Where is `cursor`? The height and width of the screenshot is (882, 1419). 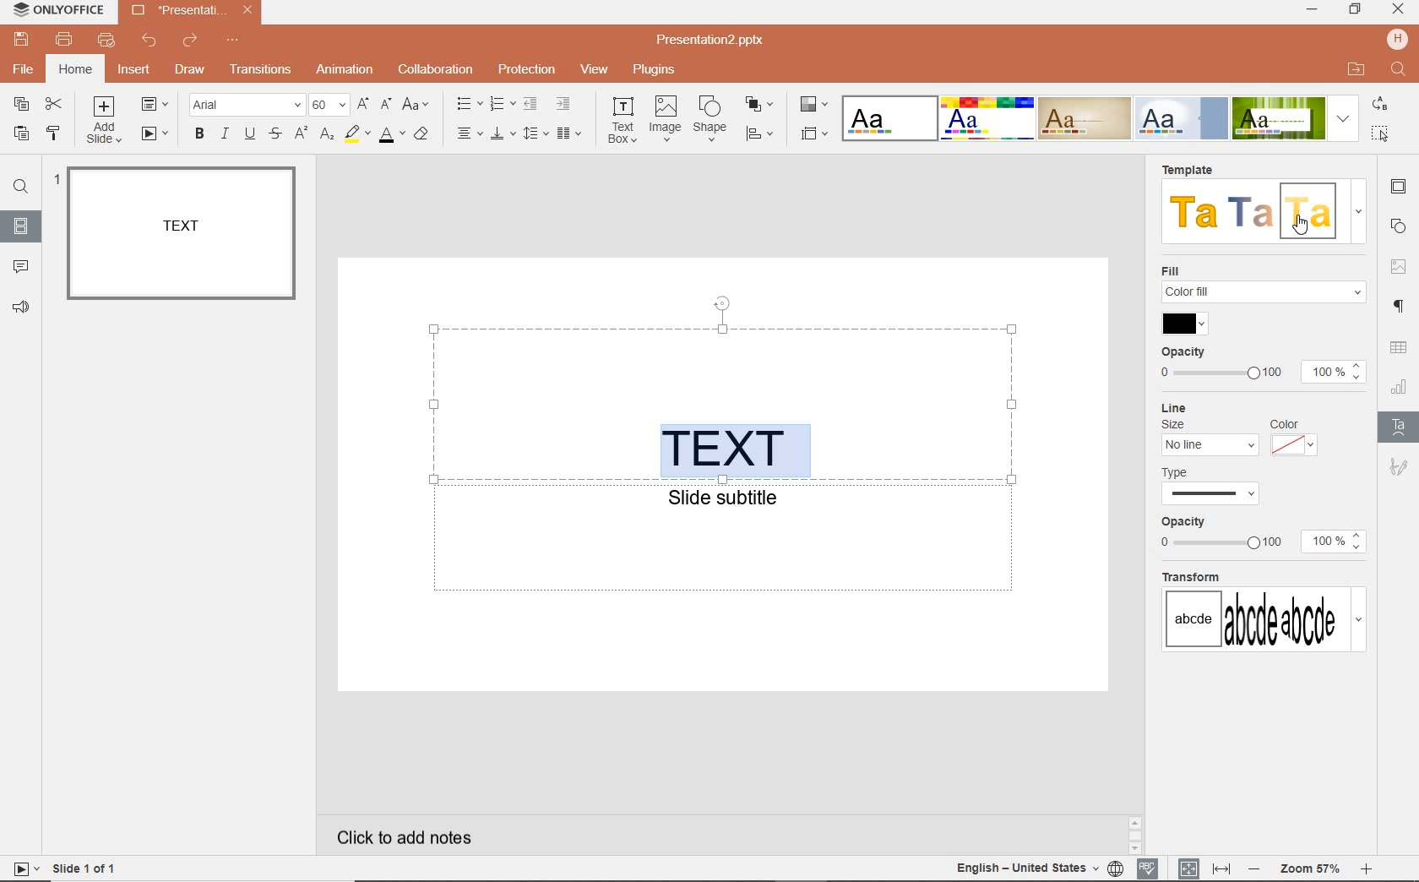 cursor is located at coordinates (1297, 226).